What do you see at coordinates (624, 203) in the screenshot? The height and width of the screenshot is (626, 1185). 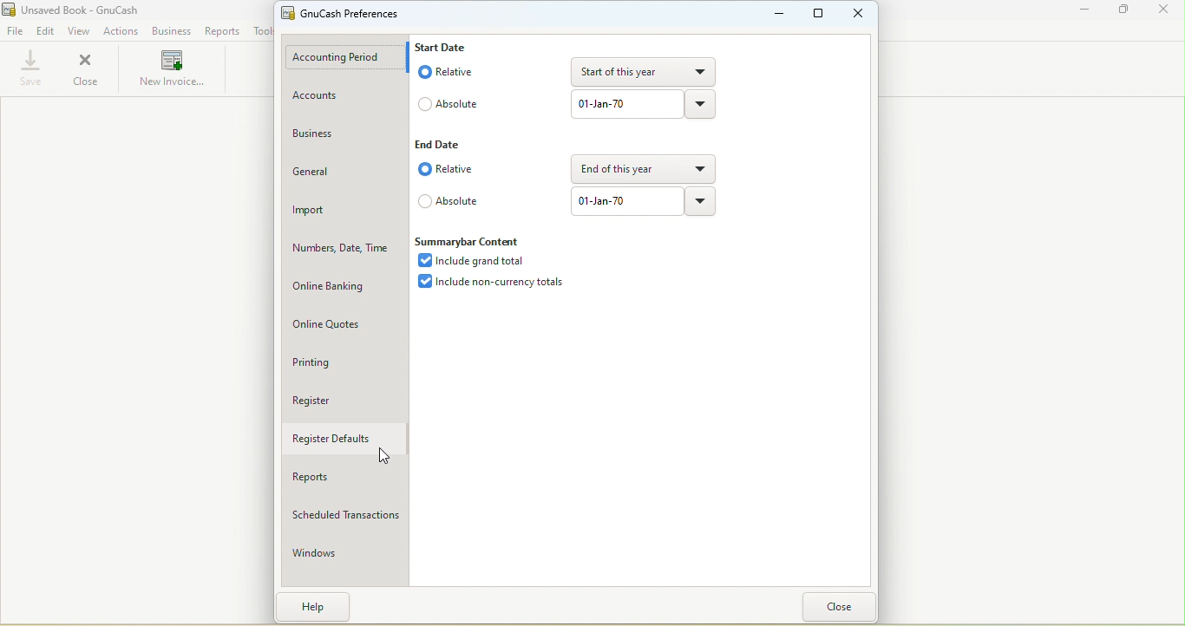 I see `01-jan-70` at bounding box center [624, 203].